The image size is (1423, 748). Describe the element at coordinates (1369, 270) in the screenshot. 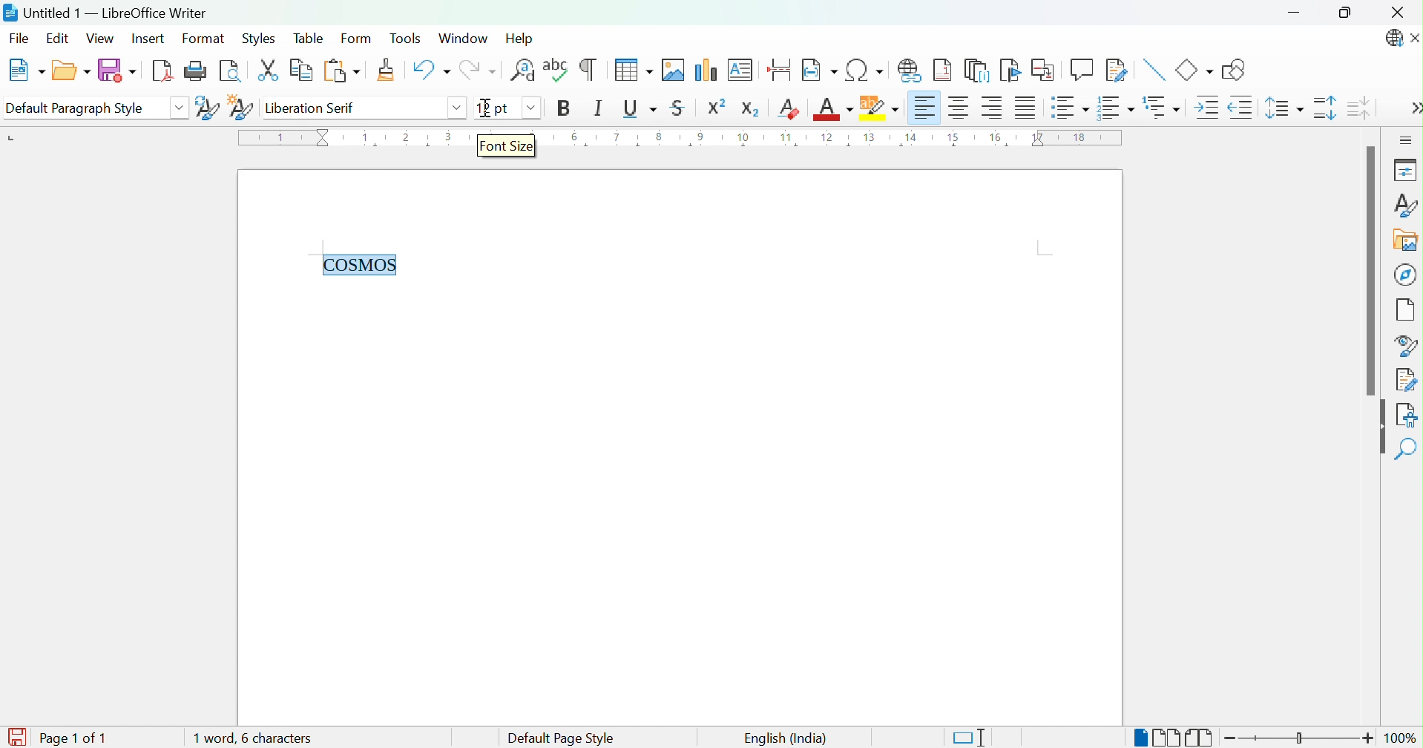

I see `Scroll Bar` at that location.